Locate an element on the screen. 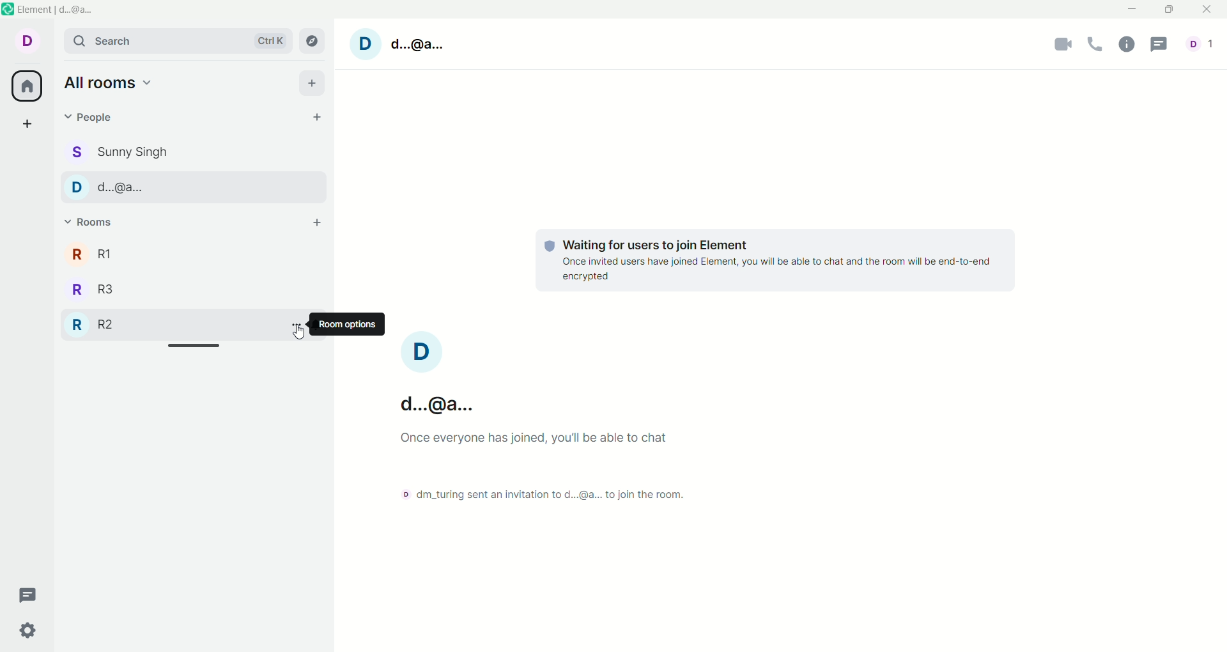 The width and height of the screenshot is (1227, 652). settings is located at coordinates (27, 632).